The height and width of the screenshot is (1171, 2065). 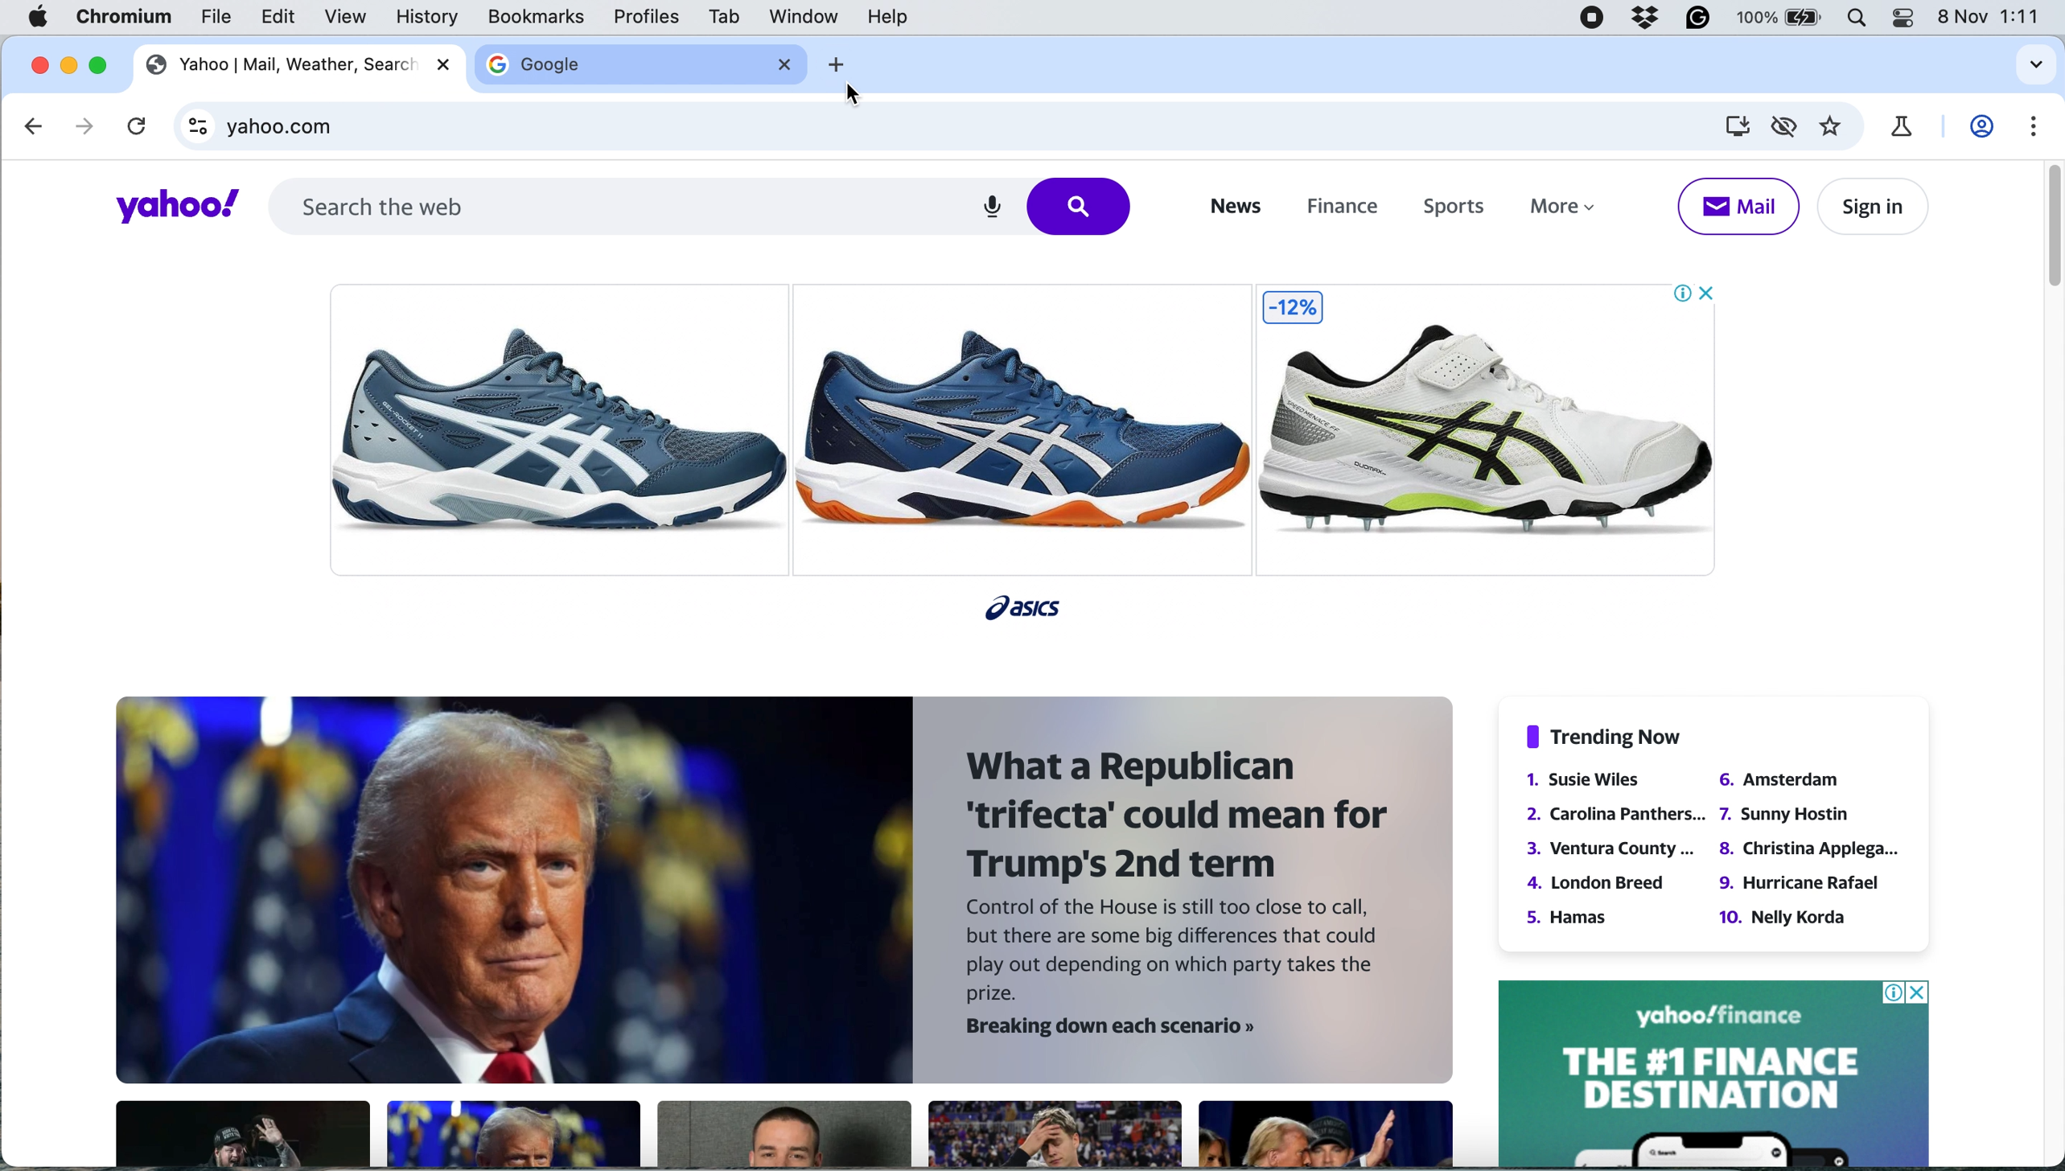 What do you see at coordinates (78, 125) in the screenshot?
I see `go forward` at bounding box center [78, 125].